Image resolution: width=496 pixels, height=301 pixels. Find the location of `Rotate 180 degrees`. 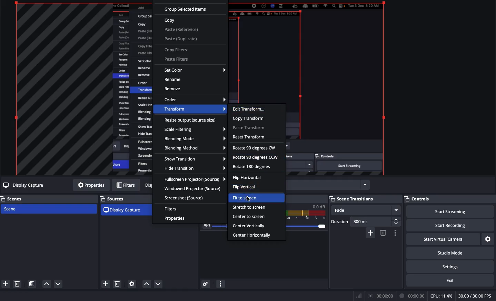

Rotate 180 degrees is located at coordinates (252, 167).